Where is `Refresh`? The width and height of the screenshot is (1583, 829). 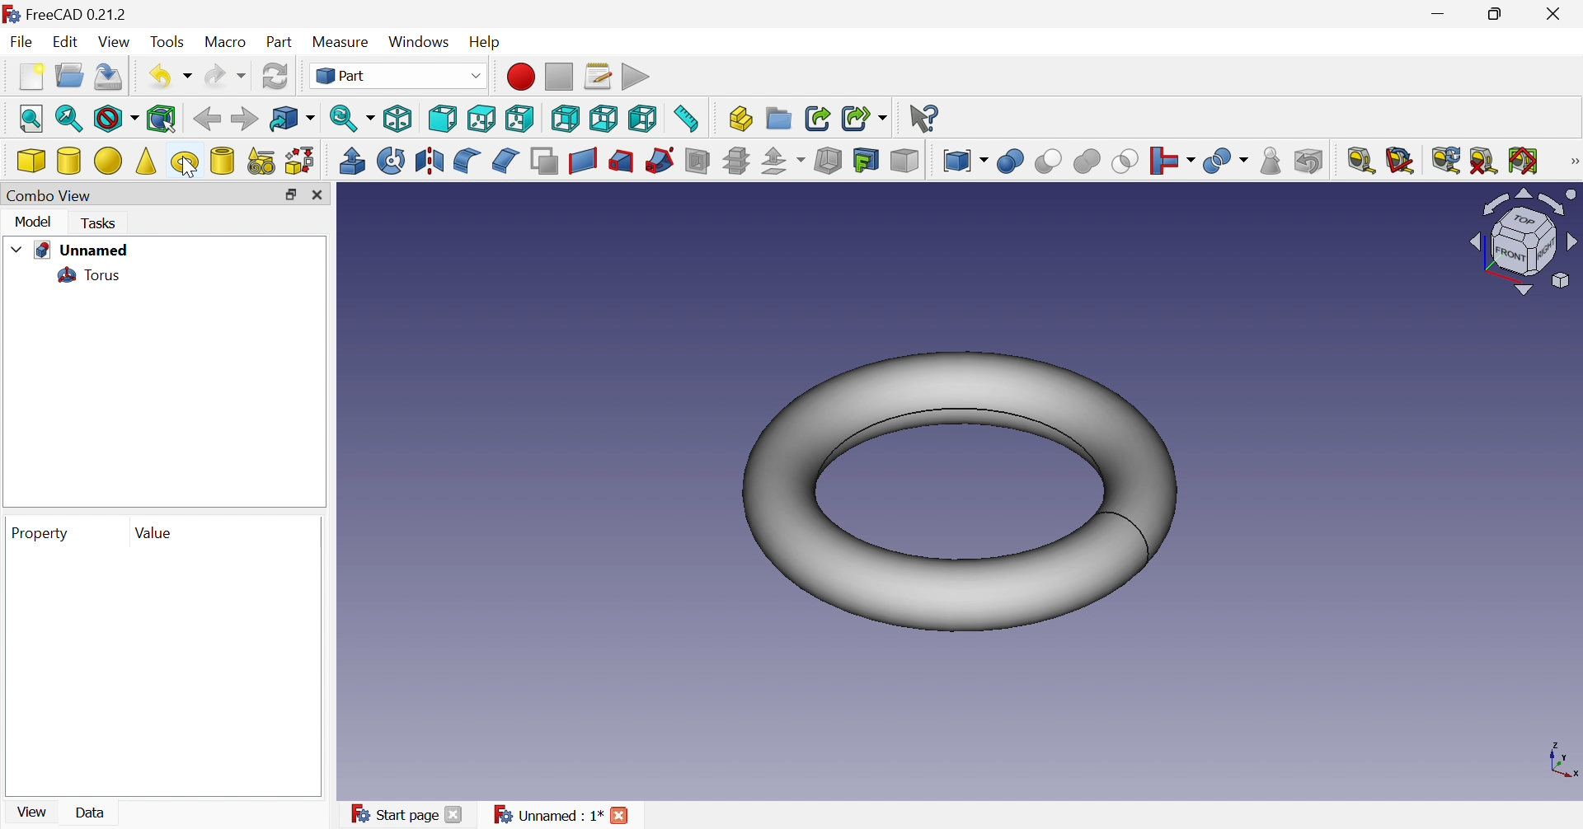 Refresh is located at coordinates (1448, 160).